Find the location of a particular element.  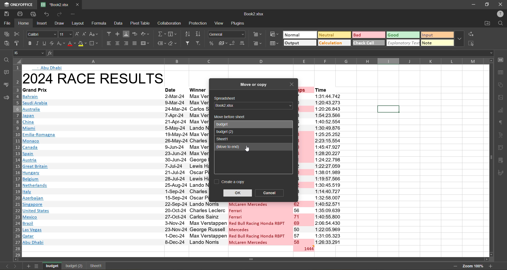

strikethrough is located at coordinates (52, 43).